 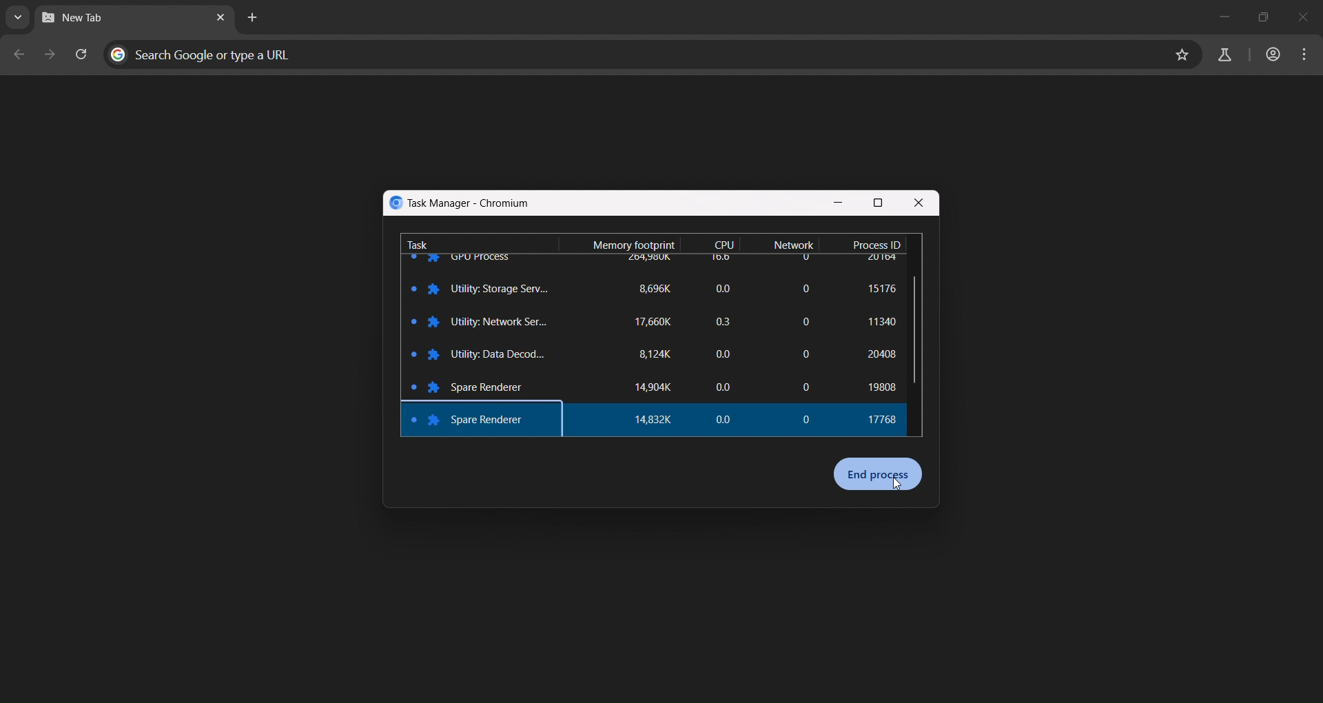 I want to click on 14,904K, so click(x=655, y=389).